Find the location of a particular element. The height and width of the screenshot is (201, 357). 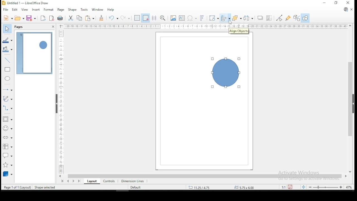

page 1 is located at coordinates (35, 53).